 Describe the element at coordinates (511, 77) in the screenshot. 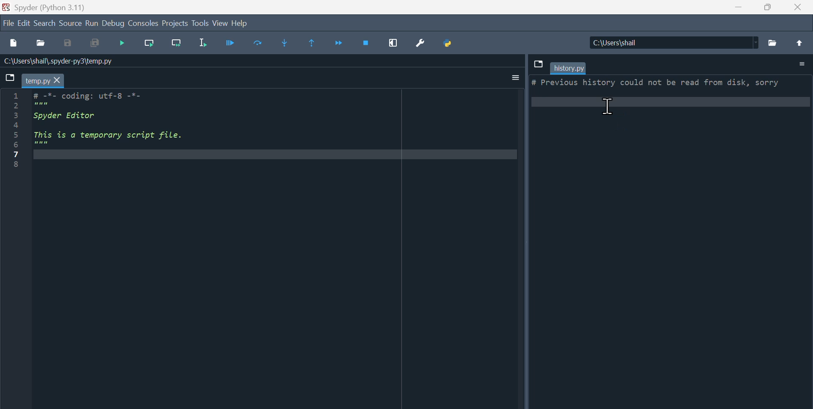

I see `More options` at that location.